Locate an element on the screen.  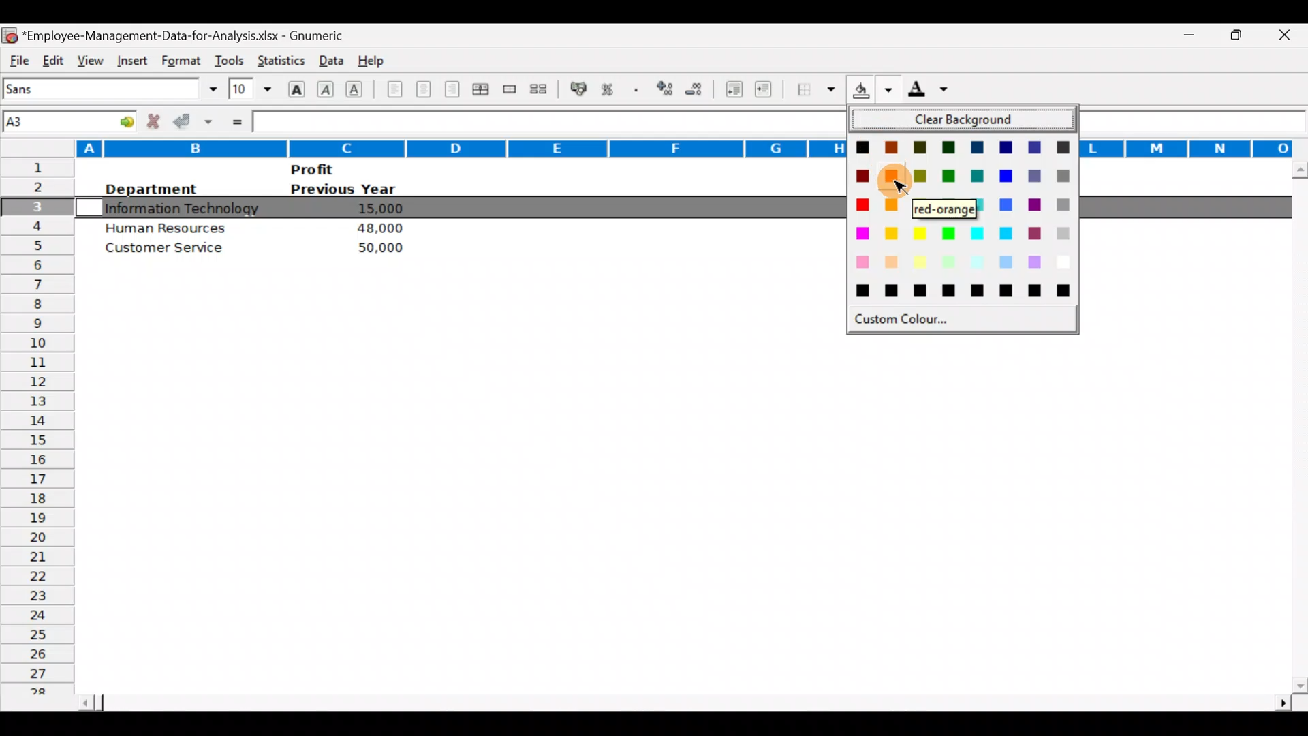
Help is located at coordinates (372, 58).